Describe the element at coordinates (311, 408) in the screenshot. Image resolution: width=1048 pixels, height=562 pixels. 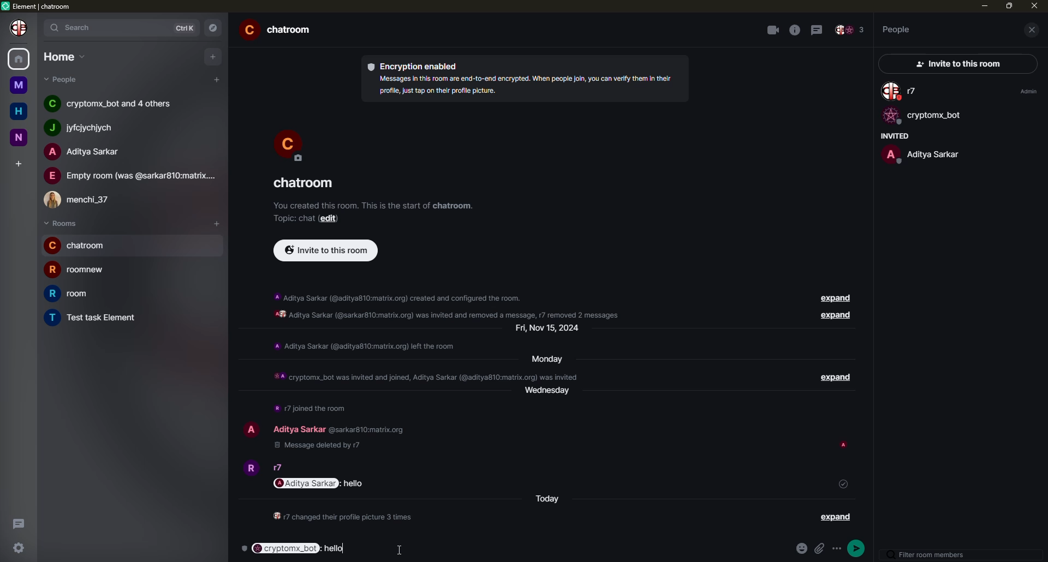
I see `info` at that location.